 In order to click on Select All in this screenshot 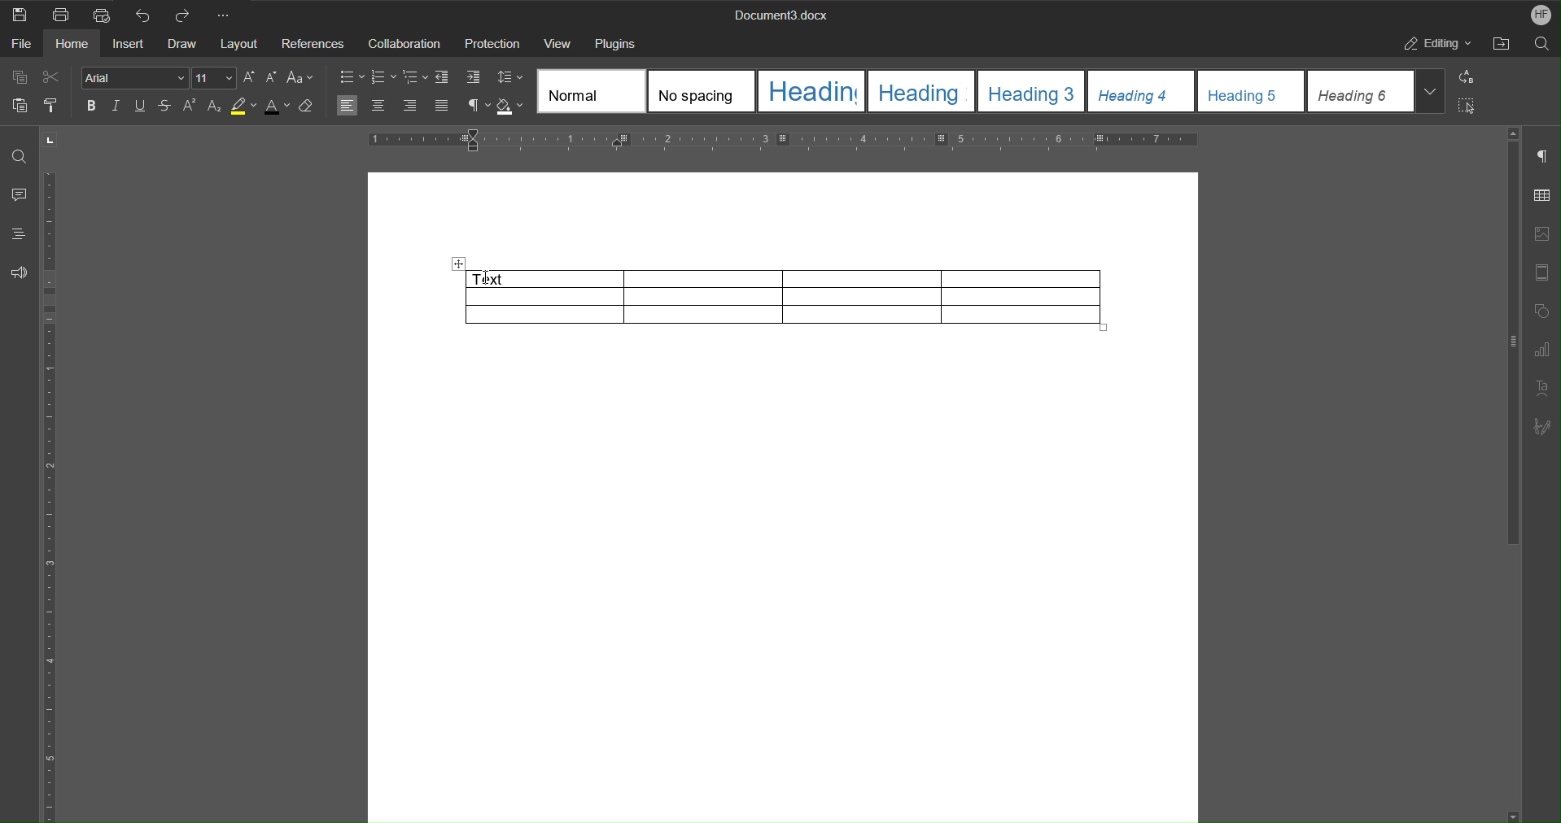, I will do `click(1471, 105)`.